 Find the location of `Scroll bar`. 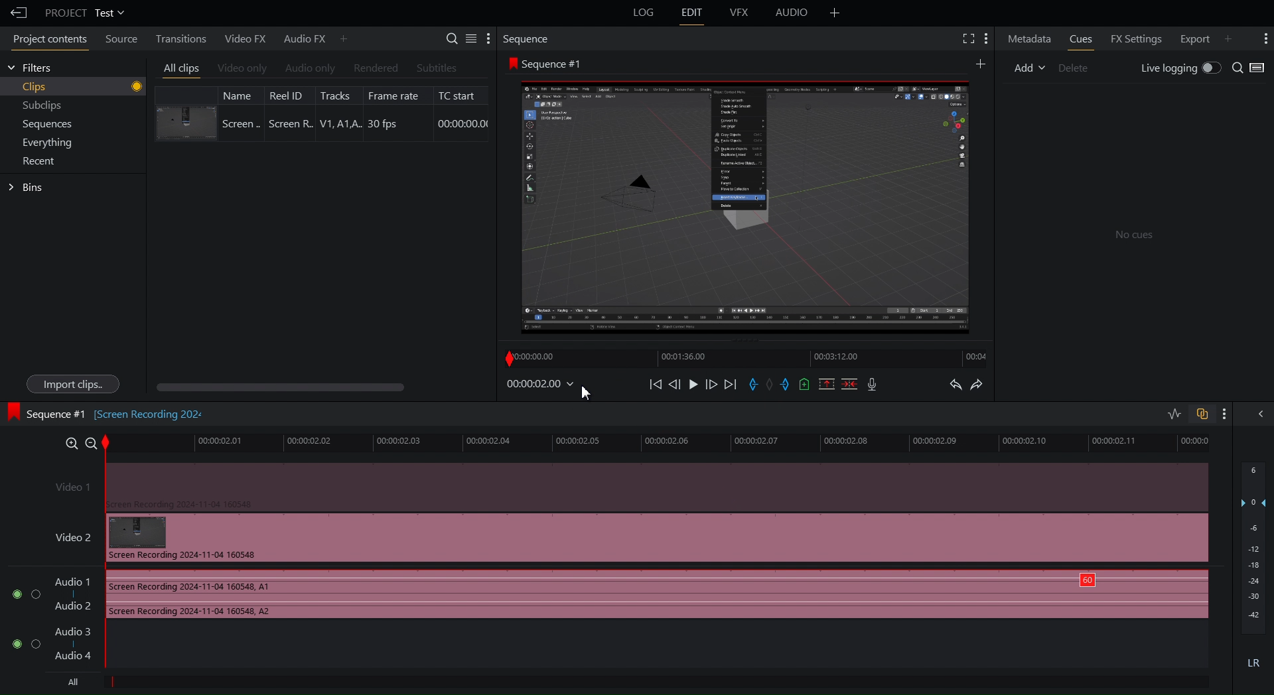

Scroll bar is located at coordinates (303, 387).